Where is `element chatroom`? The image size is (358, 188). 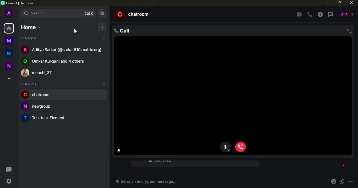 element chatroom is located at coordinates (18, 3).